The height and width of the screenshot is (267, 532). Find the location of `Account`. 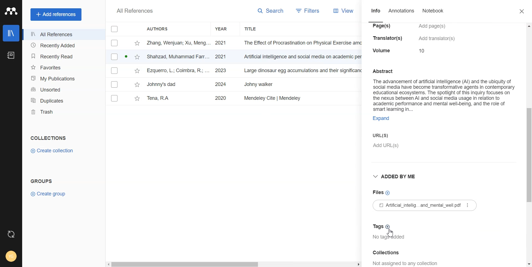

Account is located at coordinates (11, 257).